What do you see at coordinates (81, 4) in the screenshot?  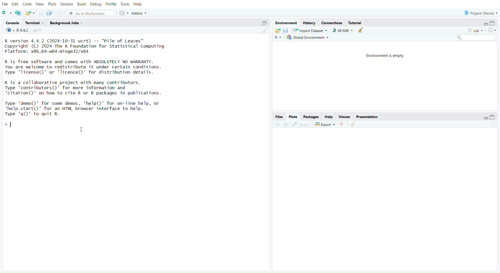 I see `build` at bounding box center [81, 4].